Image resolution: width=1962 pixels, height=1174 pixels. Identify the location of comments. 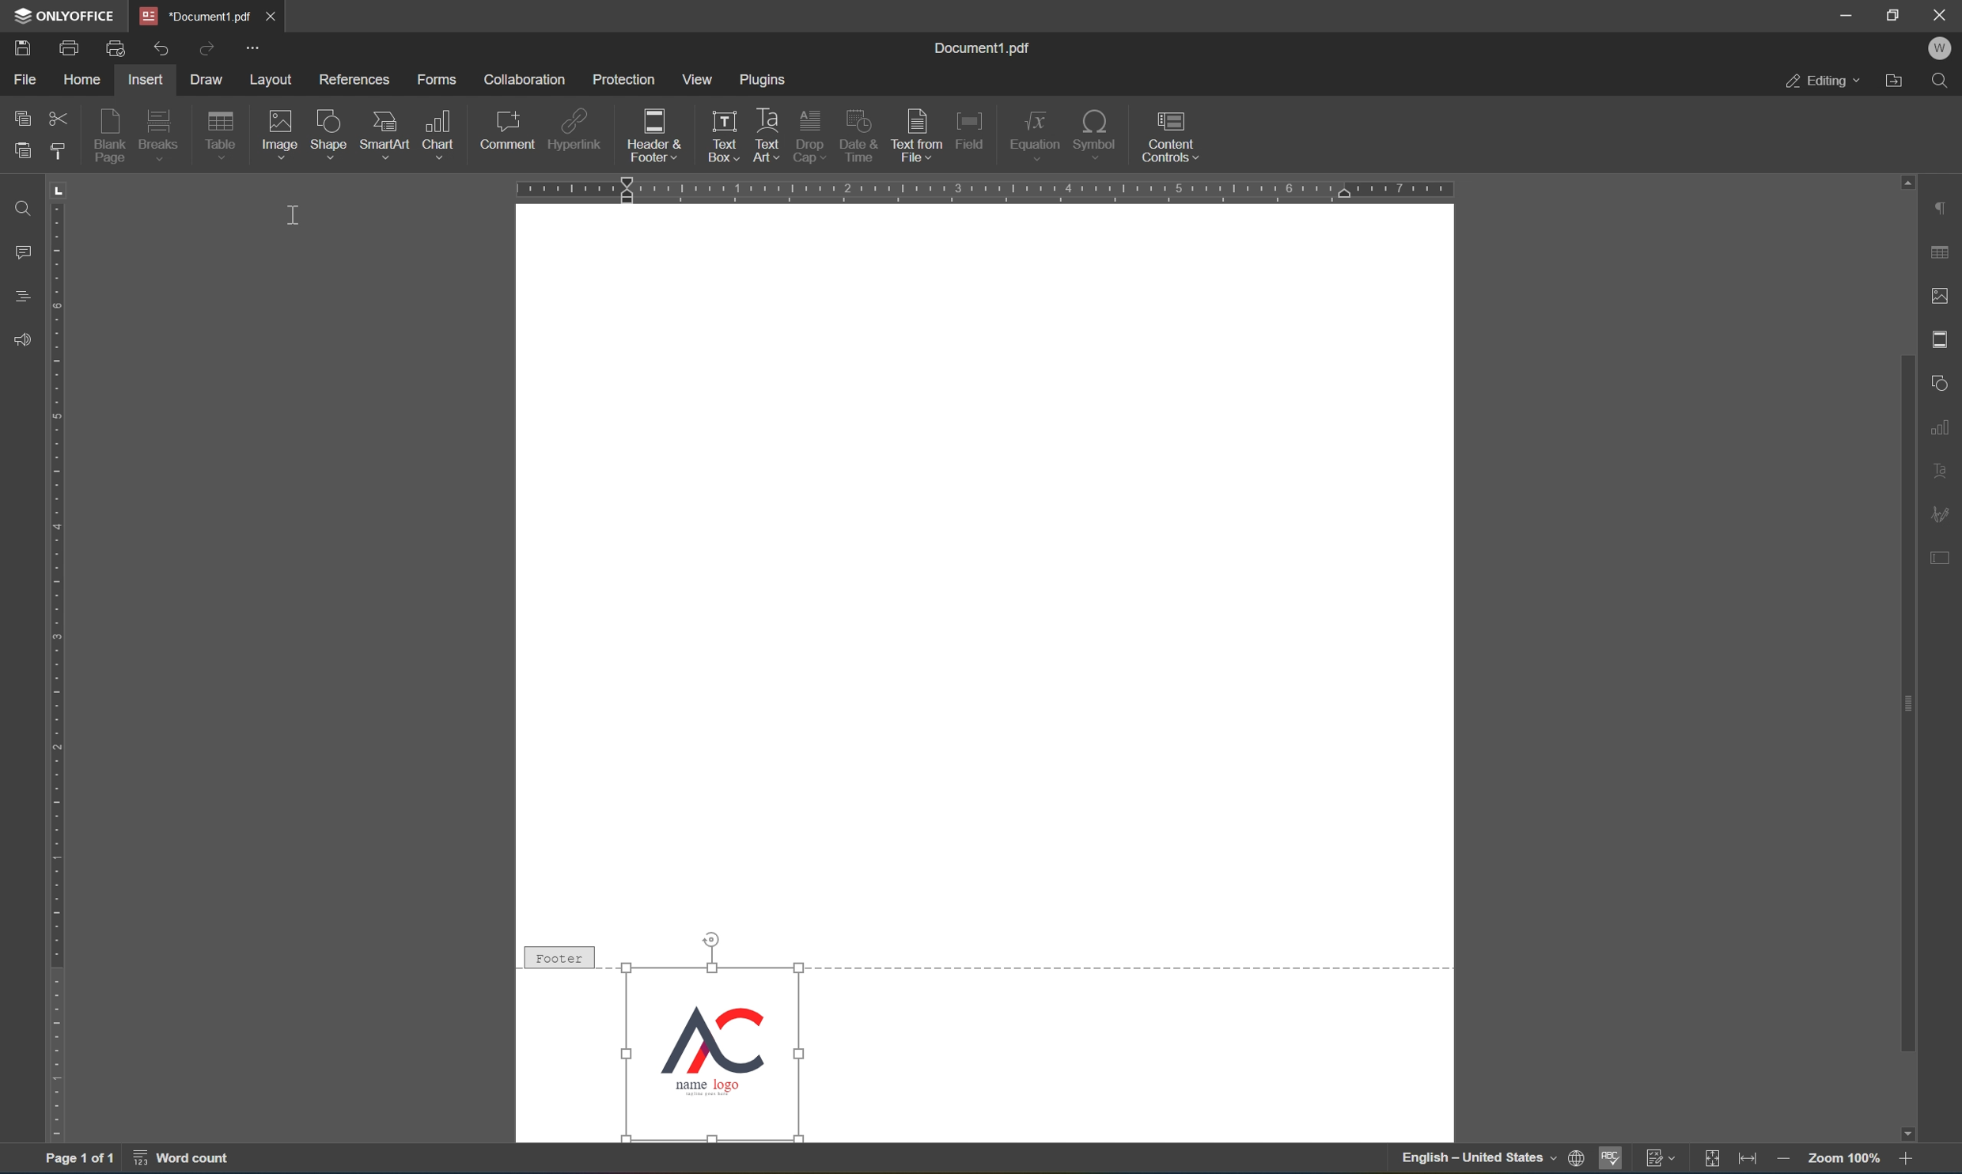
(21, 250).